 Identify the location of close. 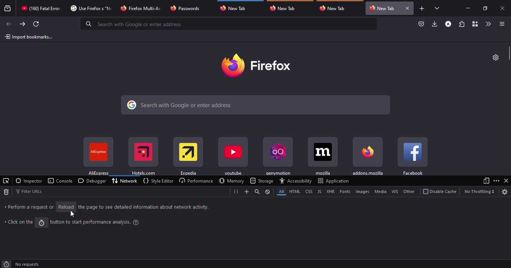
(408, 8).